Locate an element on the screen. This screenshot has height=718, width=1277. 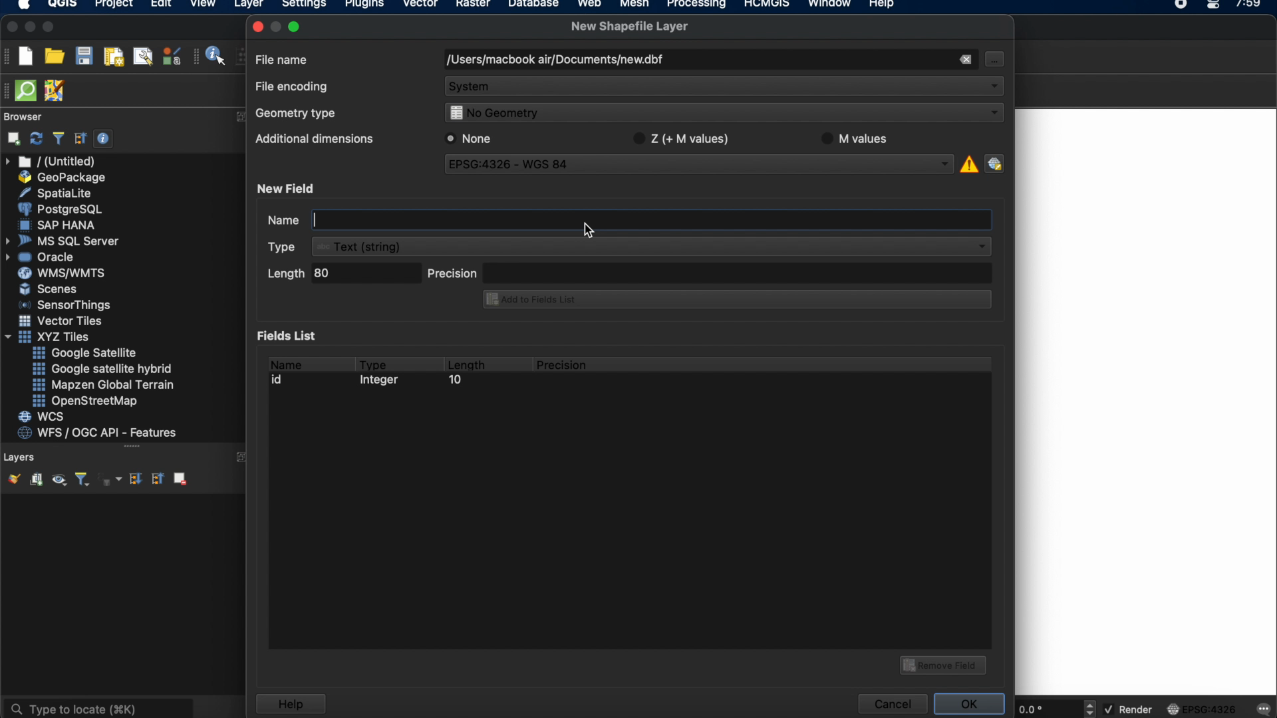
web is located at coordinates (590, 5).